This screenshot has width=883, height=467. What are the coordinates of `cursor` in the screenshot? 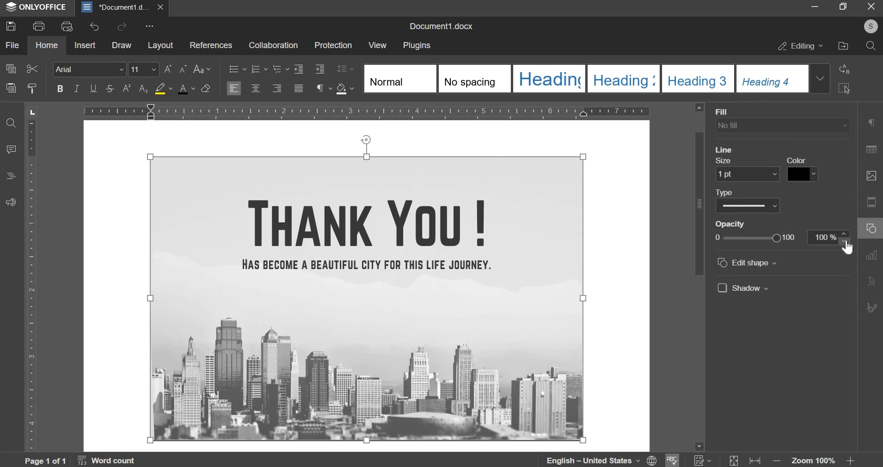 It's located at (846, 248).